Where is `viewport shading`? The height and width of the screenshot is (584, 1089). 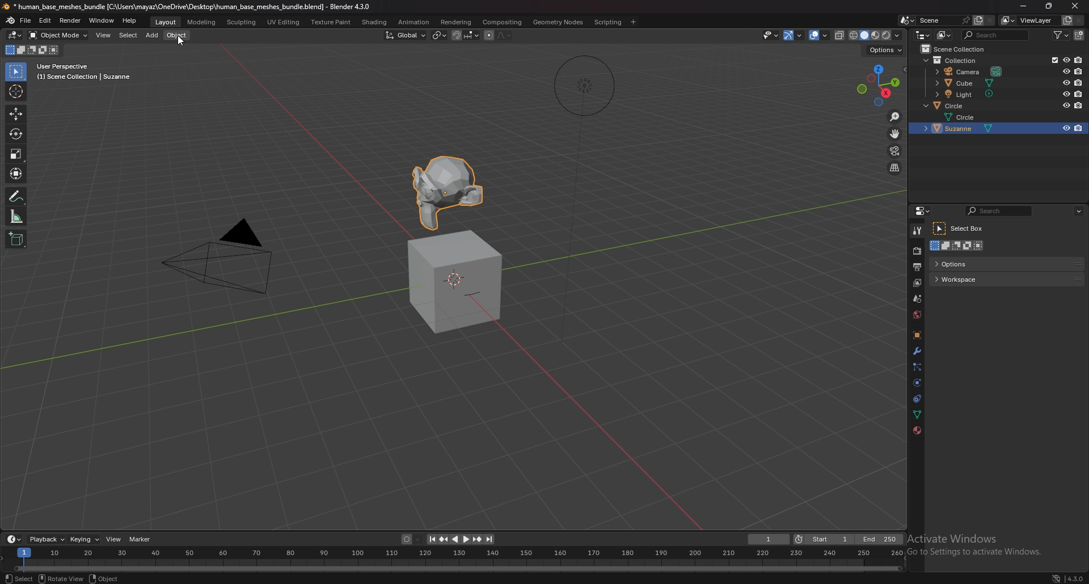 viewport shading is located at coordinates (876, 35).